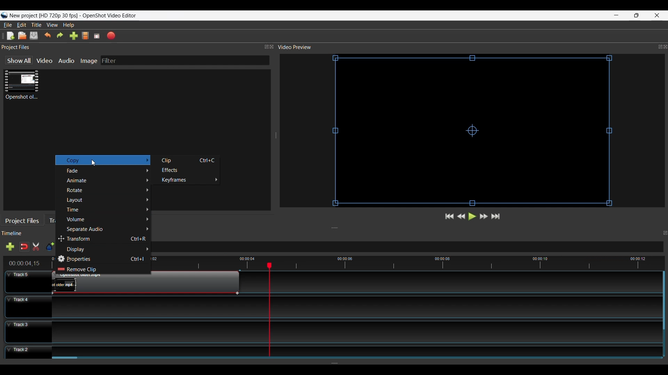 This screenshot has width=668, height=375. What do you see at coordinates (55, 220) in the screenshot?
I see `Transitions` at bounding box center [55, 220].